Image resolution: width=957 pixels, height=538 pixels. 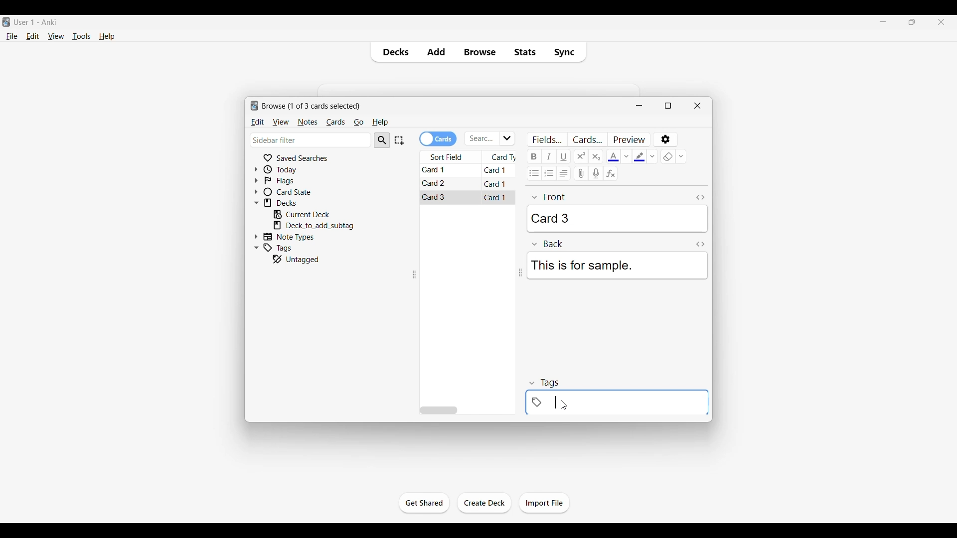 What do you see at coordinates (424, 503) in the screenshot?
I see `Click to start the study session for current deck` at bounding box center [424, 503].